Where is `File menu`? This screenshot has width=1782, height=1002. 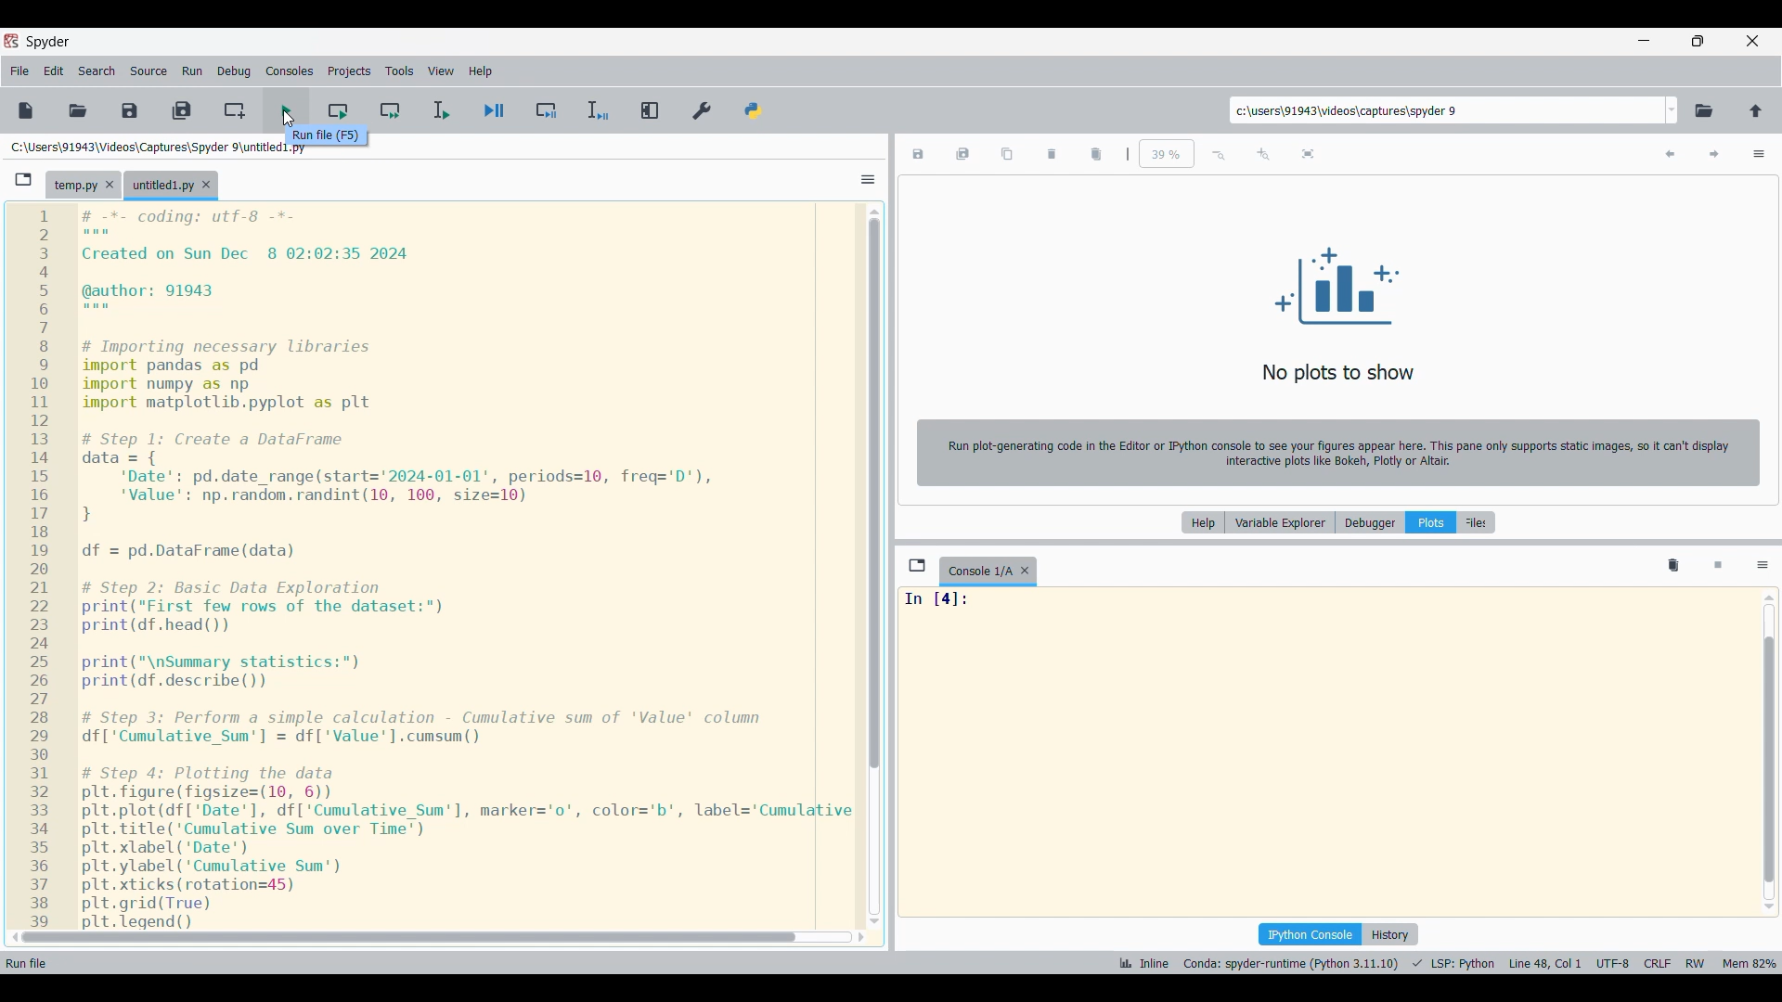 File menu is located at coordinates (20, 71).